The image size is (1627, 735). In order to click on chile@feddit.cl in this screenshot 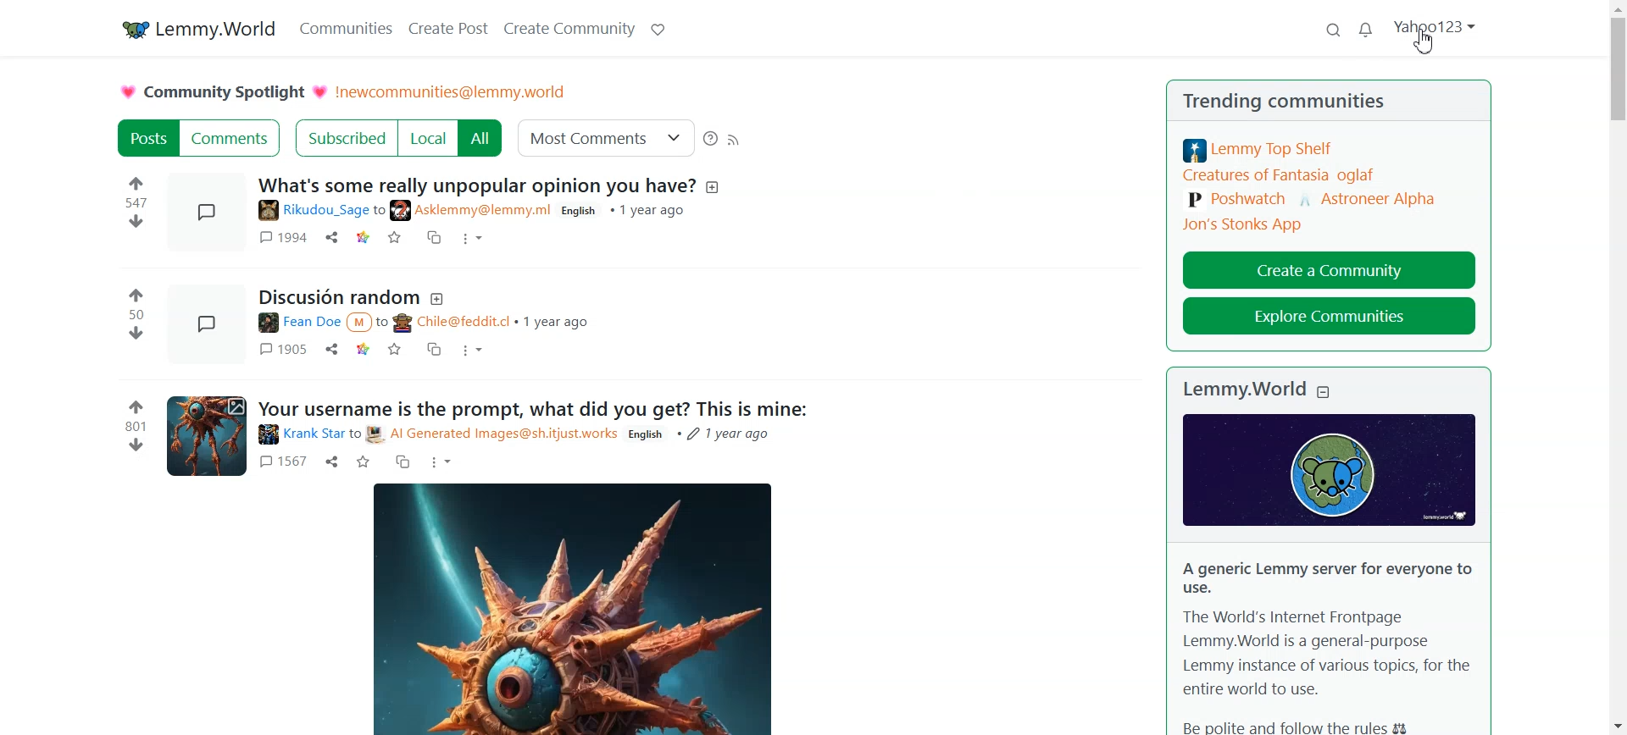, I will do `click(452, 323)`.